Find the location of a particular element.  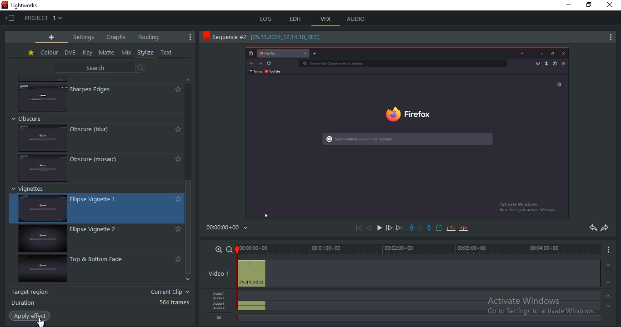

Audio clip is located at coordinates (253, 309).